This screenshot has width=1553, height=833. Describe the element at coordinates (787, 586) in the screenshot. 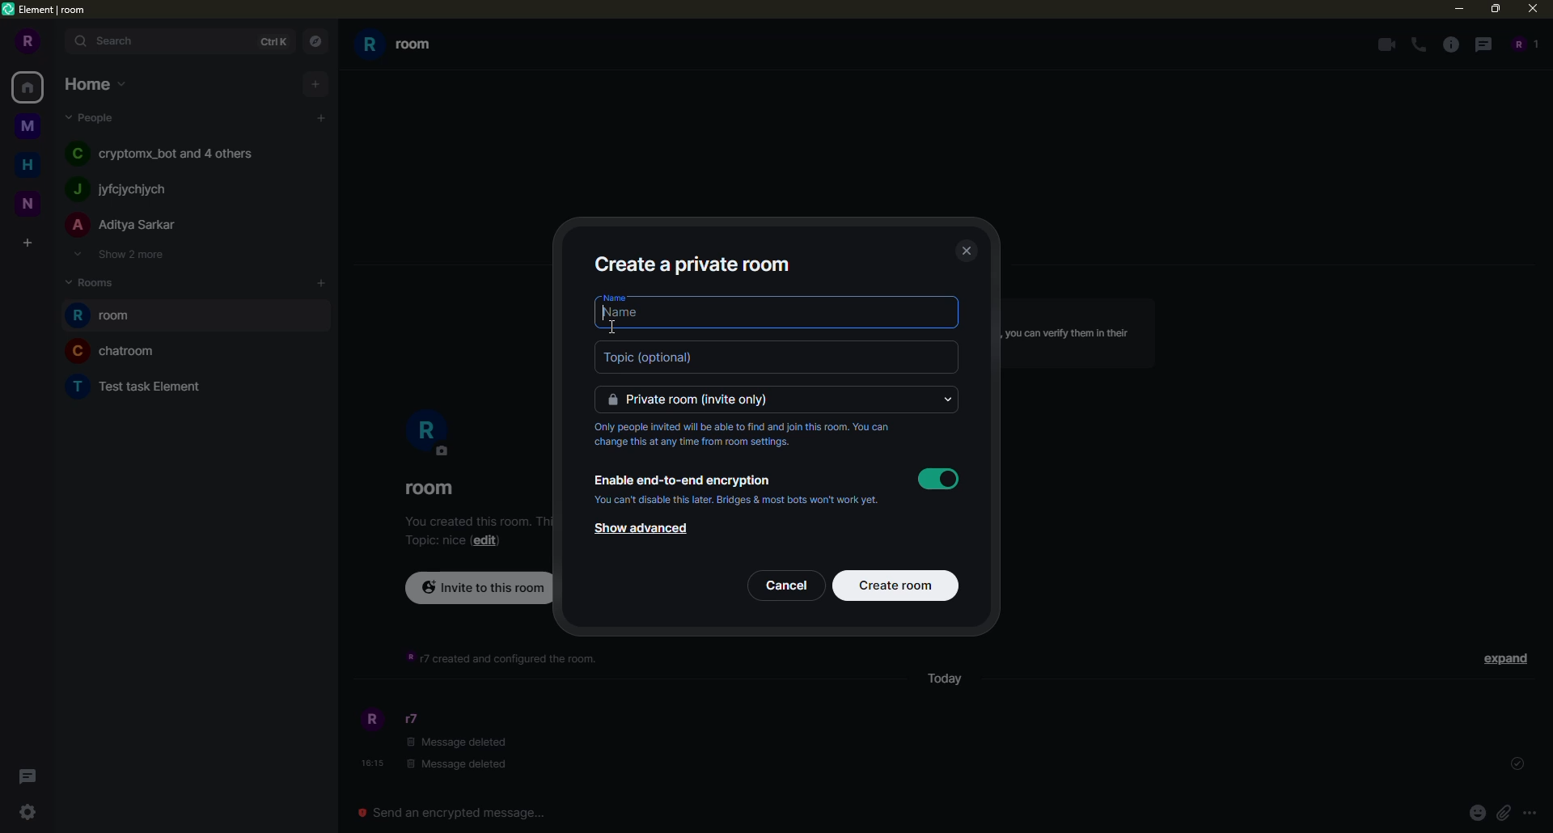

I see `cancel` at that location.